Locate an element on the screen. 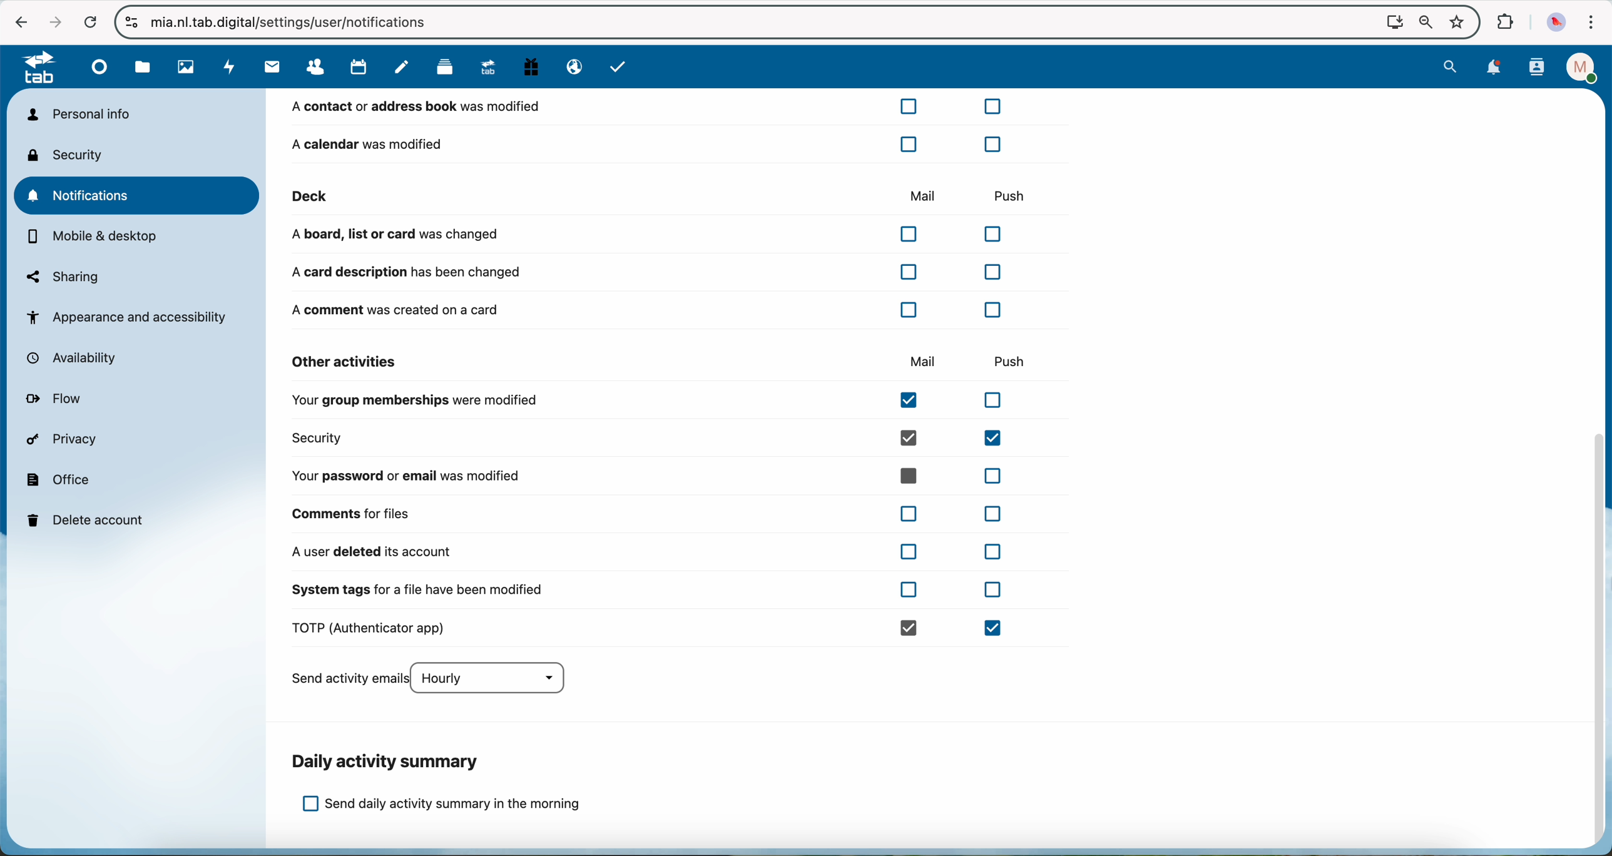 This screenshot has height=856, width=1612. zoom out is located at coordinates (1422, 22).